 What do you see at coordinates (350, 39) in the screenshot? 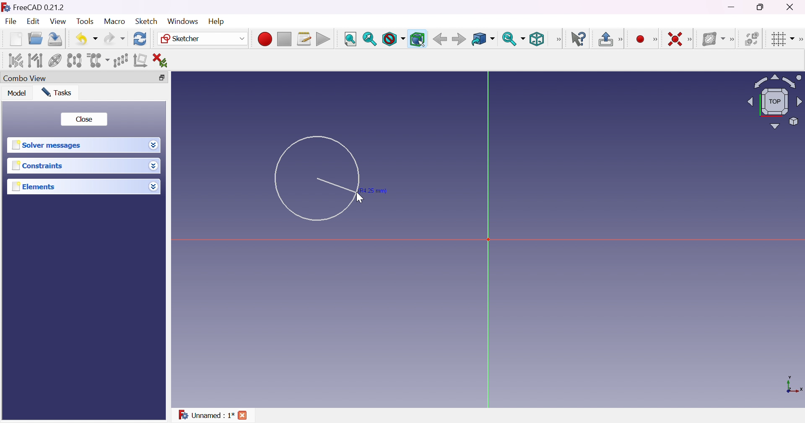
I see `Fit all` at bounding box center [350, 39].